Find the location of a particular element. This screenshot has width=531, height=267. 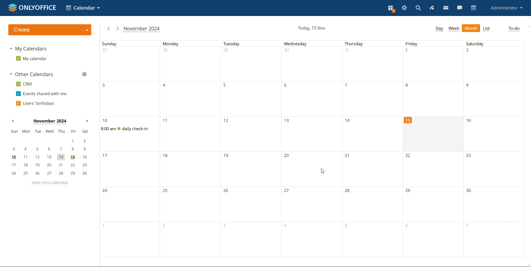

 is located at coordinates (166, 191).